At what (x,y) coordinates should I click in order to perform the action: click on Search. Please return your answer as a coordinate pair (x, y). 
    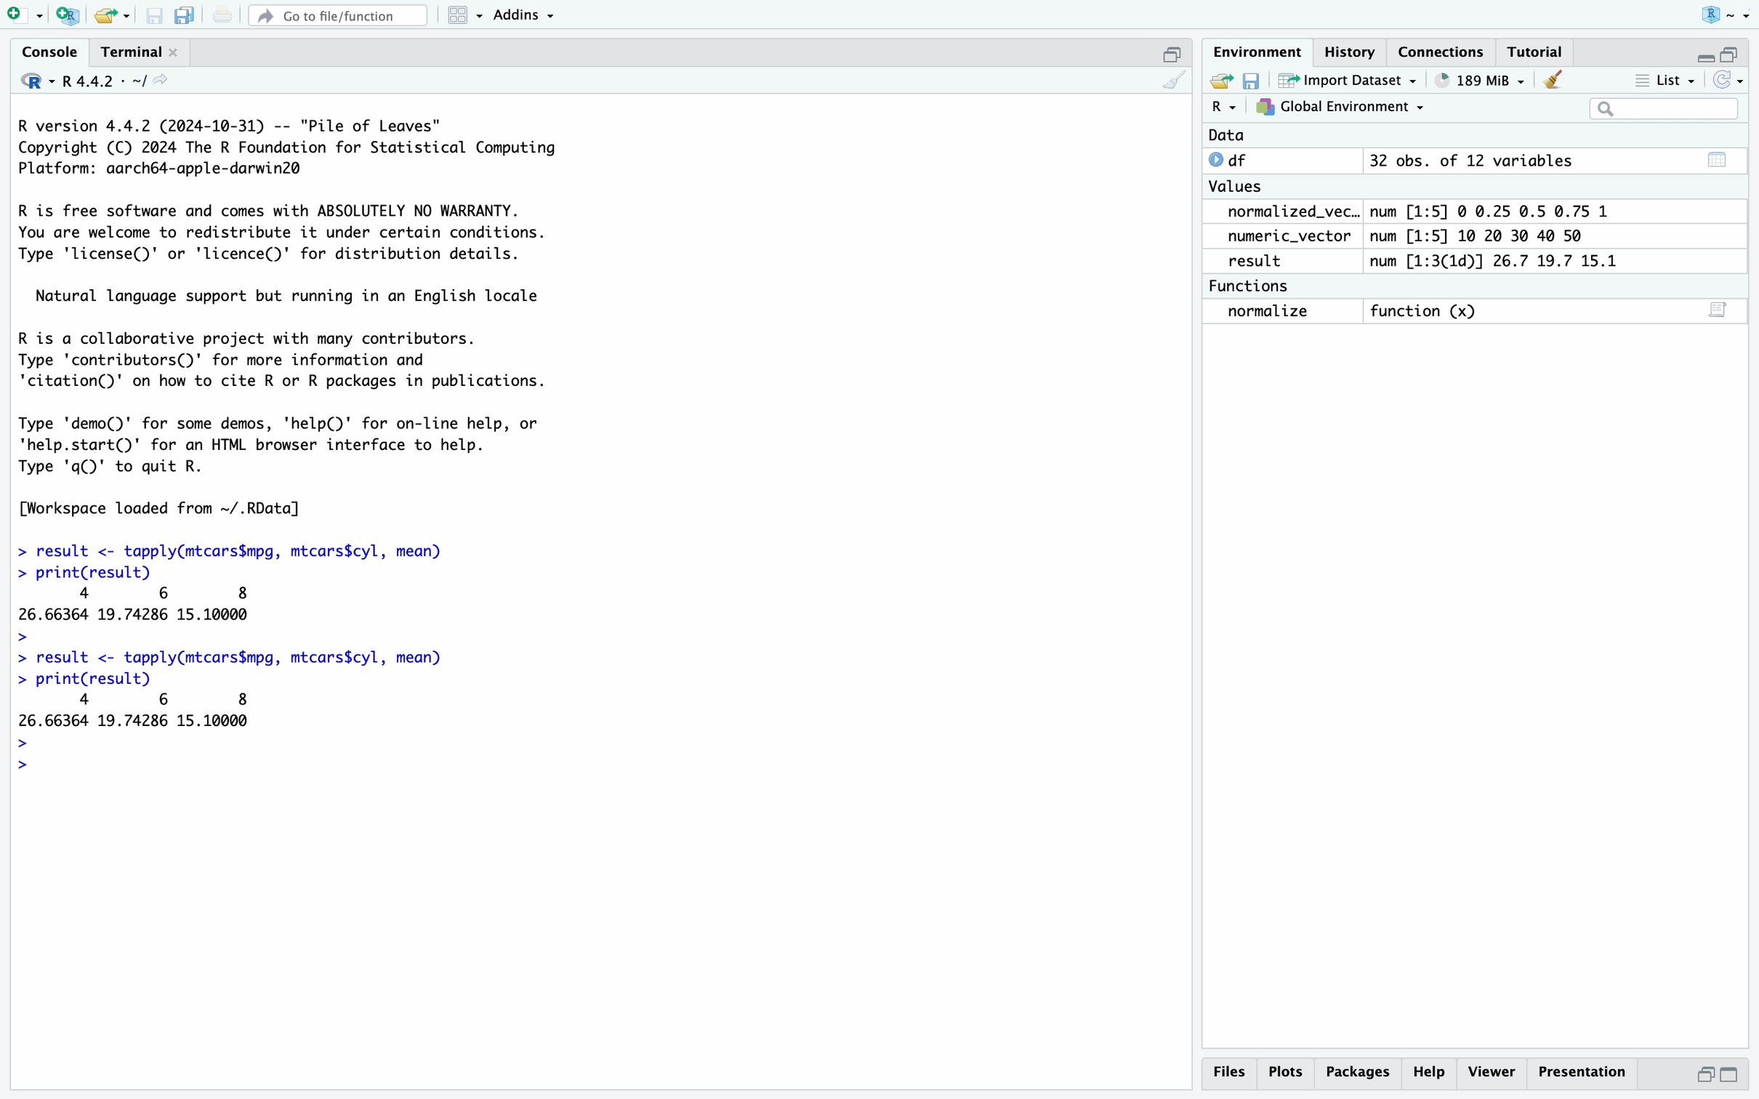
    Looking at the image, I should click on (1662, 108).